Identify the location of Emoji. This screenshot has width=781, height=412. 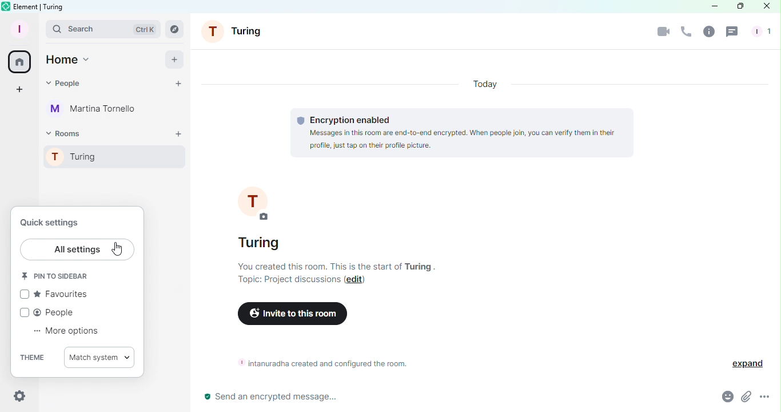
(723, 397).